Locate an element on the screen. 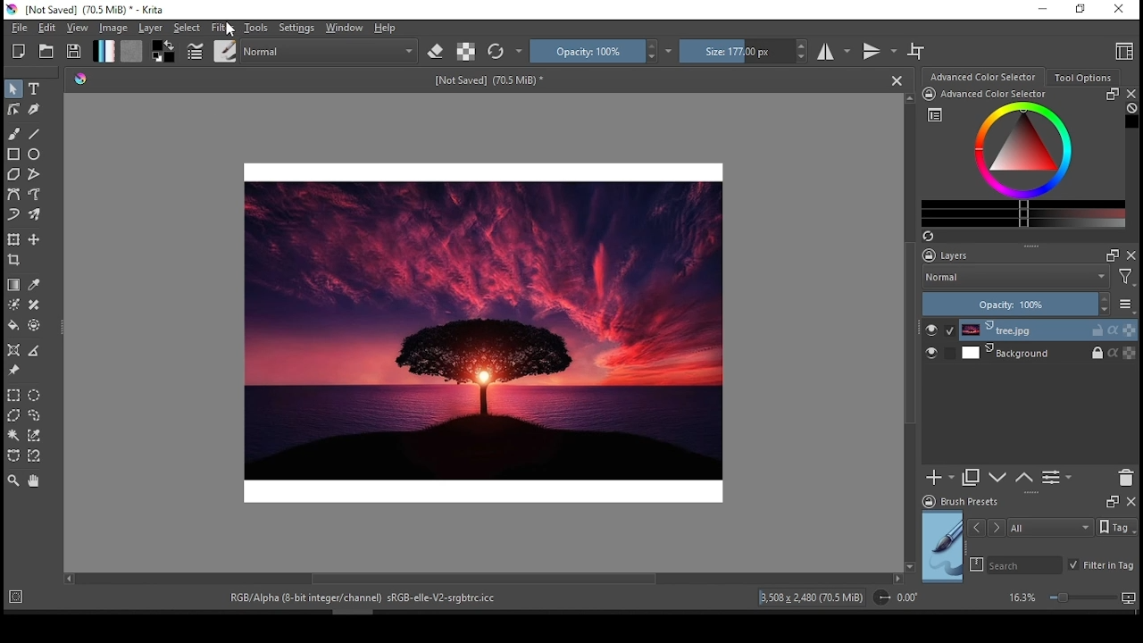 Image resolution: width=1143 pixels, height=643 pixels. Cursor is located at coordinates (230, 30).